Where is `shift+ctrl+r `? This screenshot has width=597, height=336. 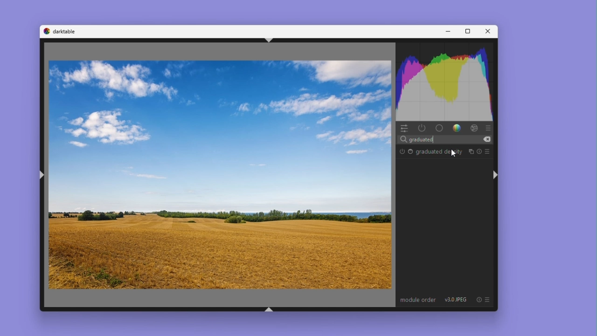
shift+ctrl+r  is located at coordinates (496, 175).